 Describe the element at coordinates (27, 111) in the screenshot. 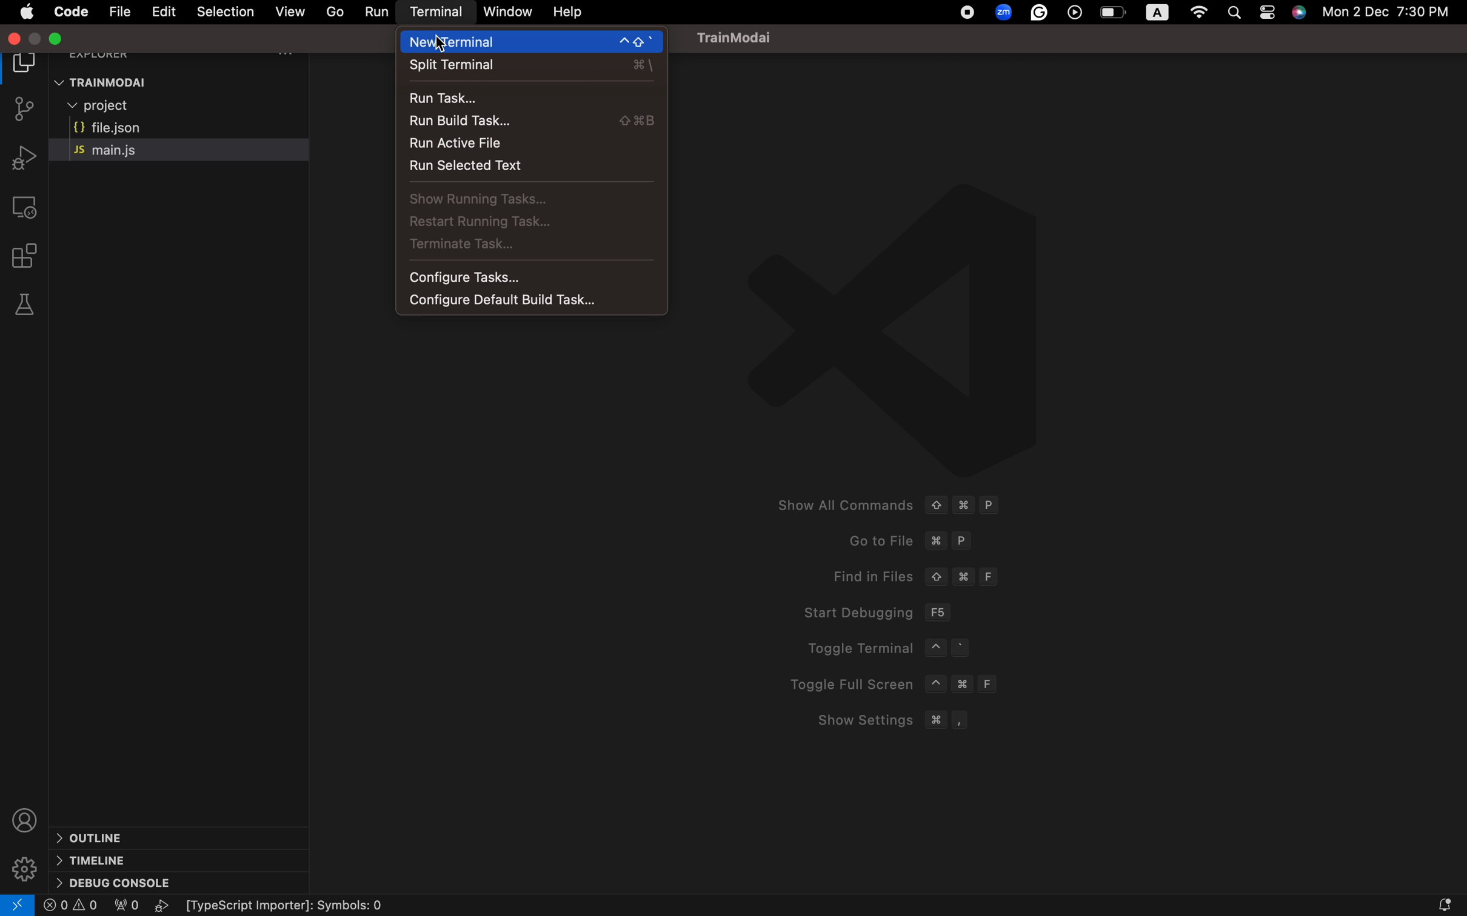

I see `git` at that location.